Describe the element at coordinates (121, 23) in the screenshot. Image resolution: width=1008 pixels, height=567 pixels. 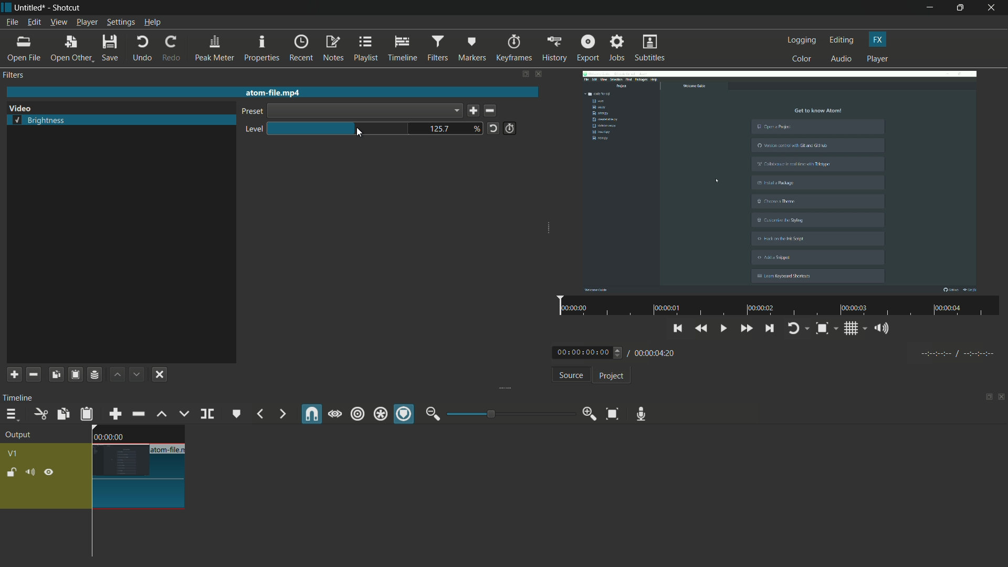
I see `settings menu` at that location.